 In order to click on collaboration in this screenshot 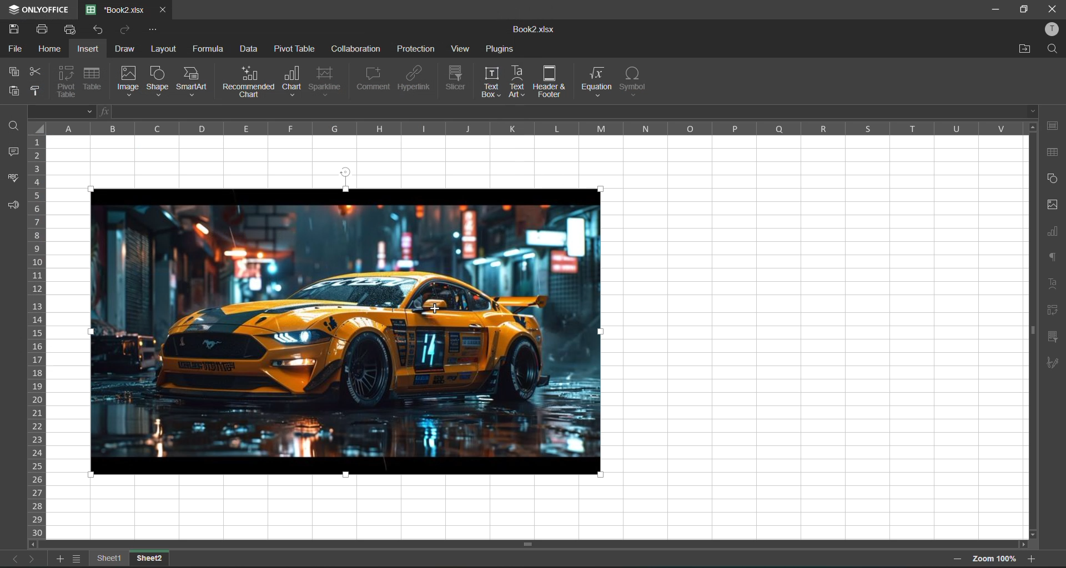, I will do `click(356, 48)`.